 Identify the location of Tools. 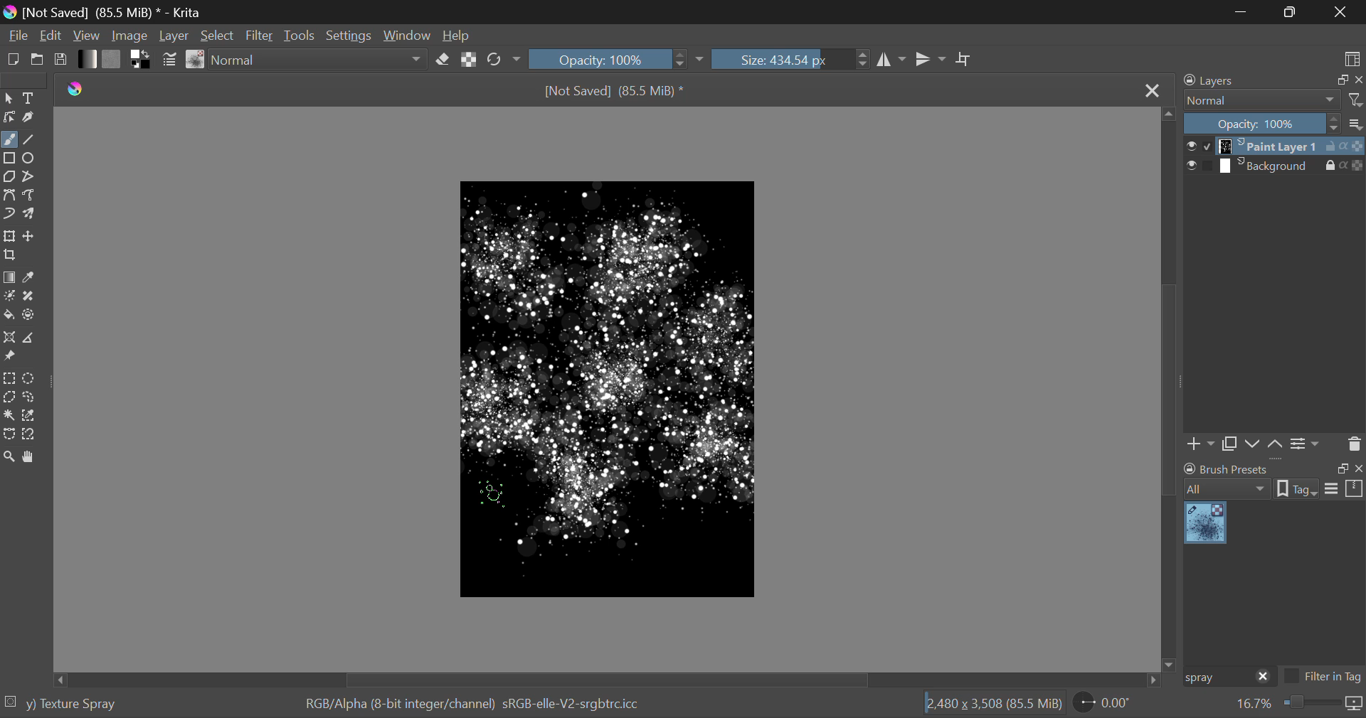
(302, 35).